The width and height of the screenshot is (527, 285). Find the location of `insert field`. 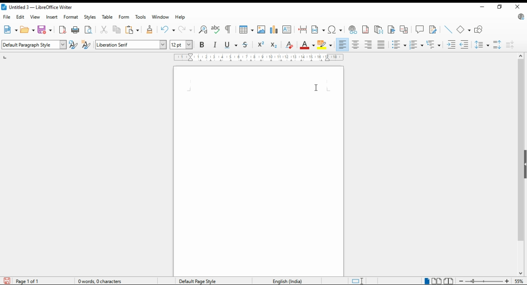

insert field is located at coordinates (318, 29).